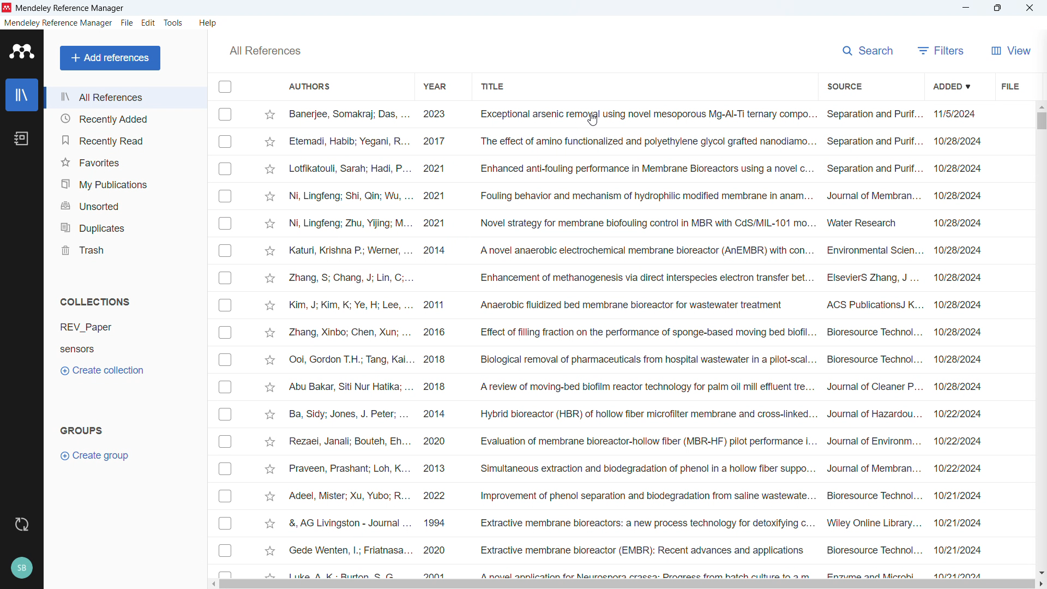 Image resolution: width=1047 pixels, height=589 pixels. I want to click on bioresource techno, so click(872, 361).